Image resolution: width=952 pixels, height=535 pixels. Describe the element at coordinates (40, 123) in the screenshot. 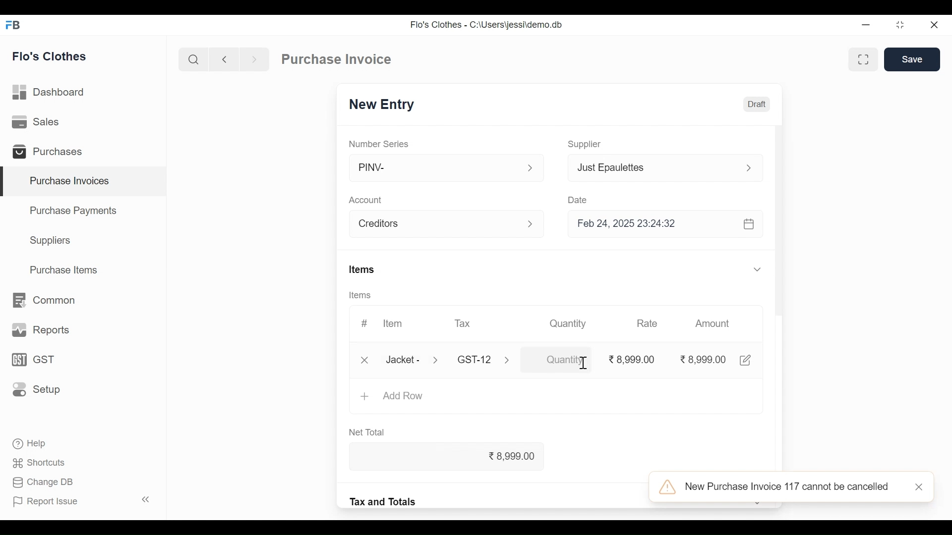

I see `Sales` at that location.